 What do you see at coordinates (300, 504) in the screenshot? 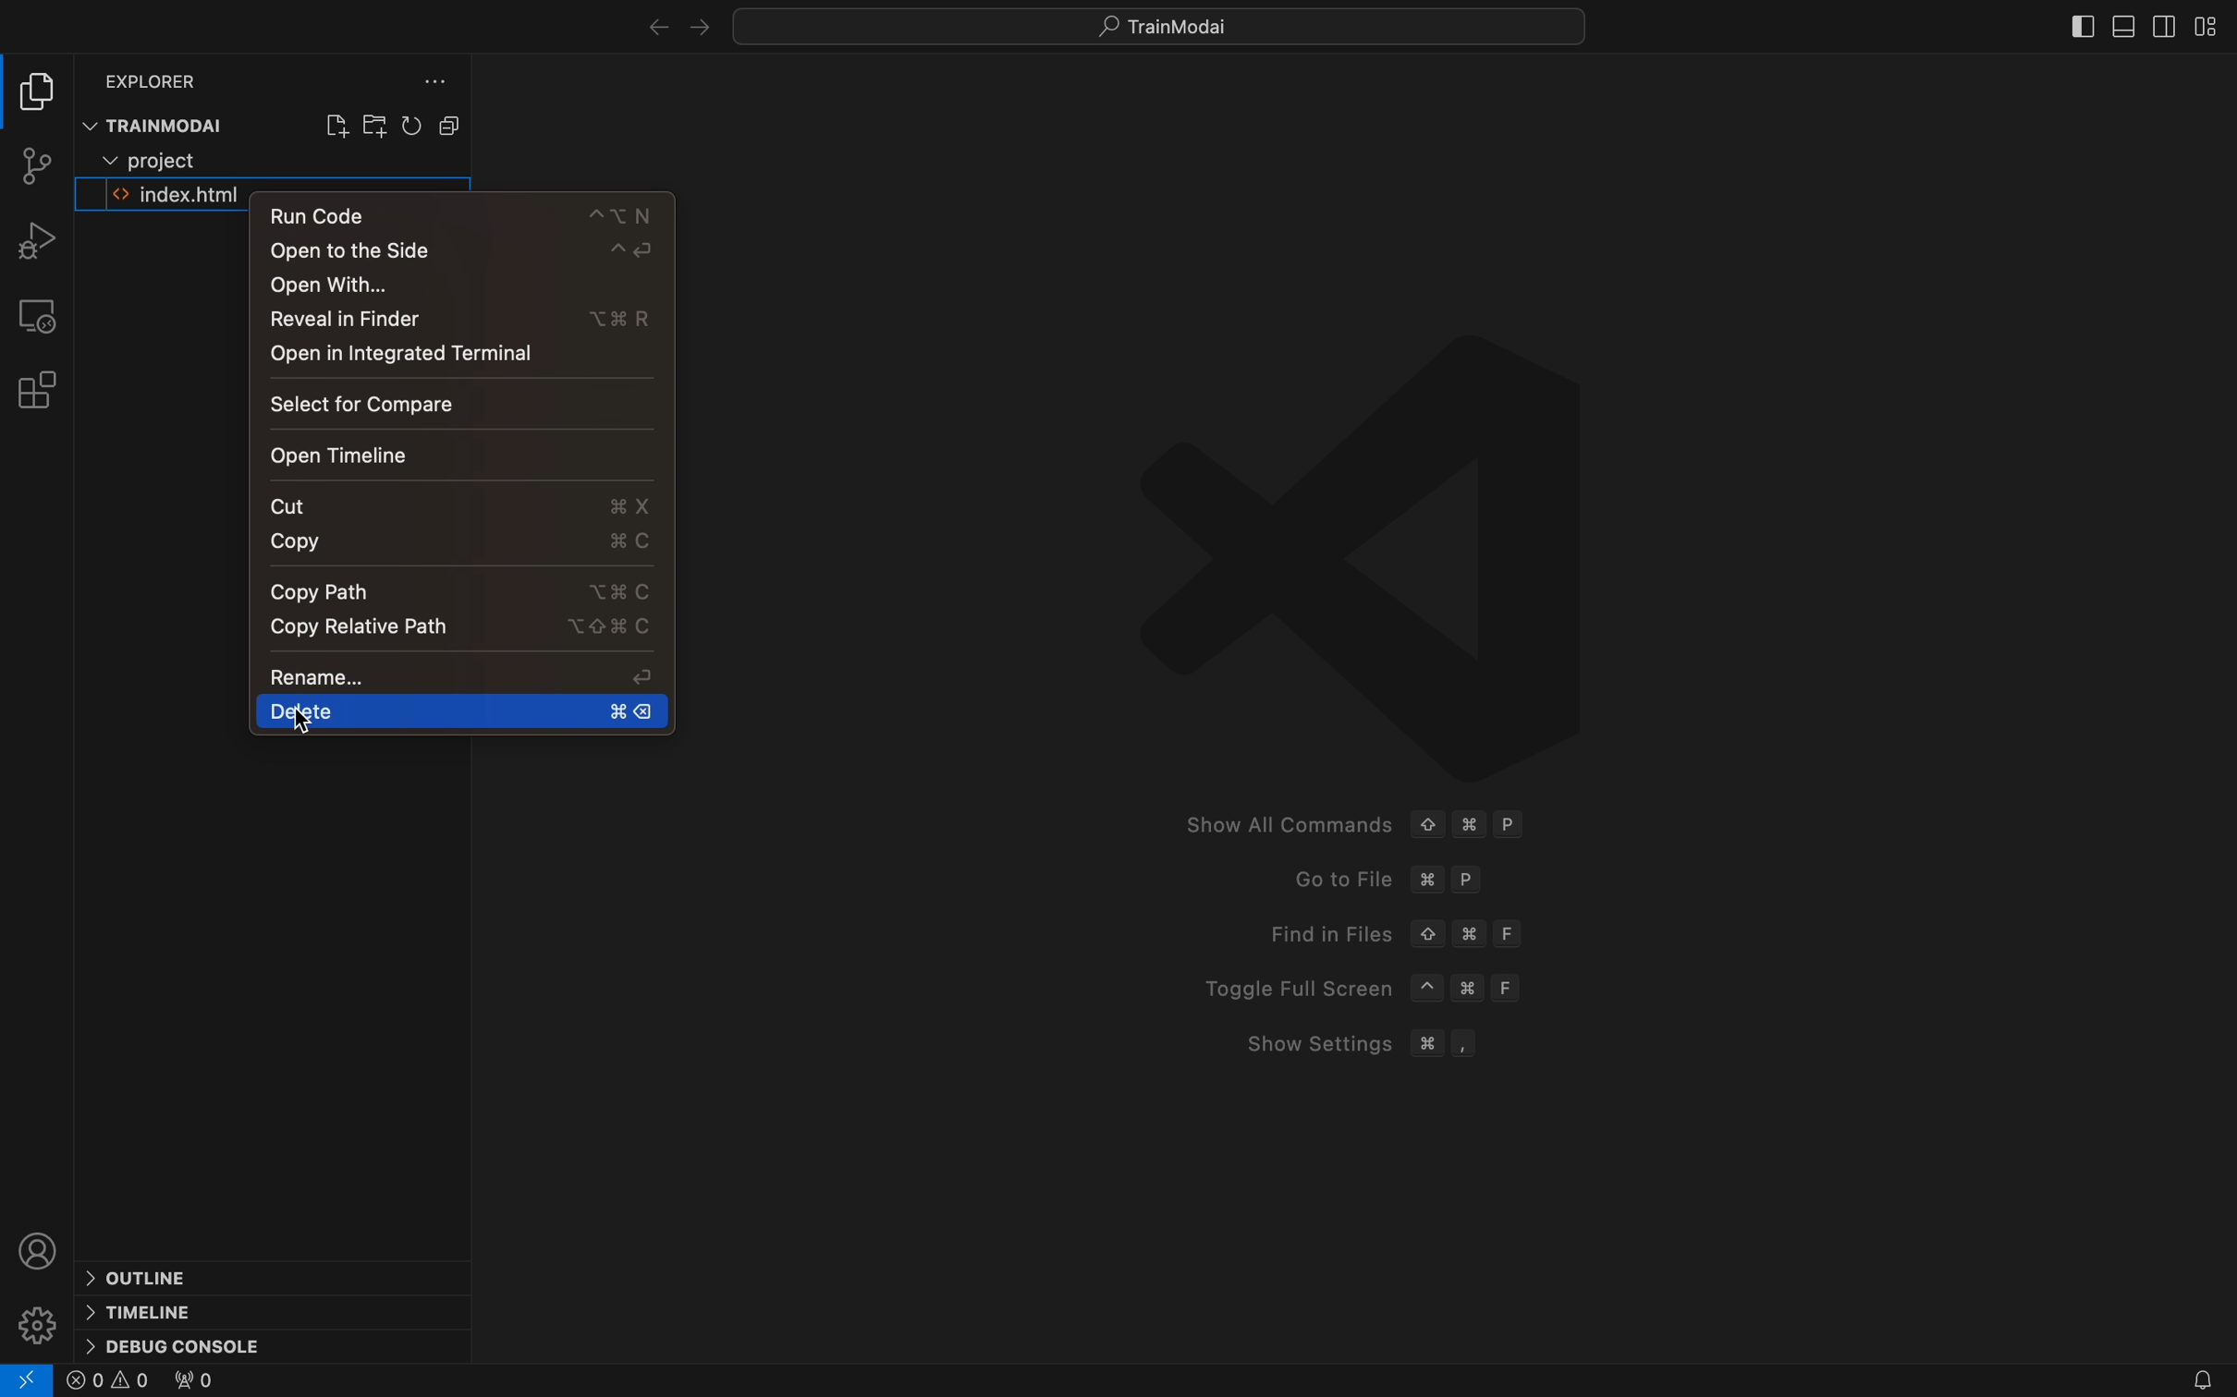
I see `cut` at bounding box center [300, 504].